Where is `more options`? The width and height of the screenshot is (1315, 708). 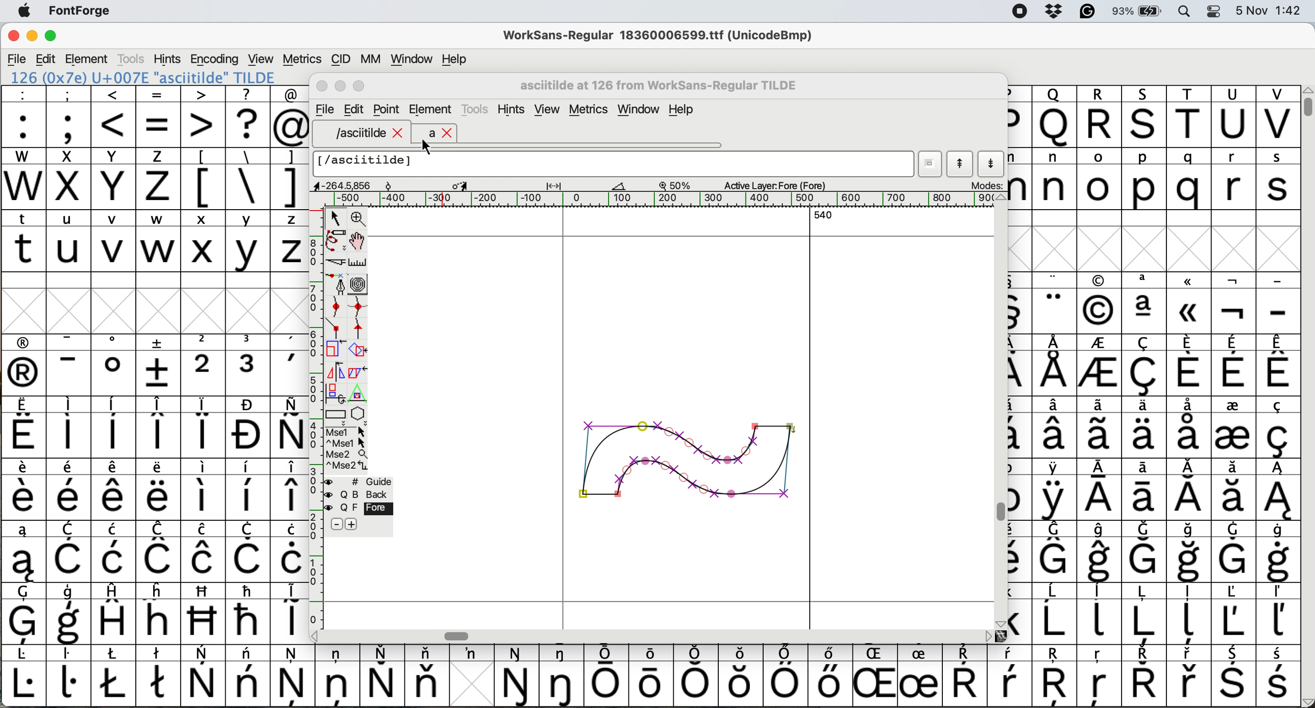
more options is located at coordinates (347, 448).